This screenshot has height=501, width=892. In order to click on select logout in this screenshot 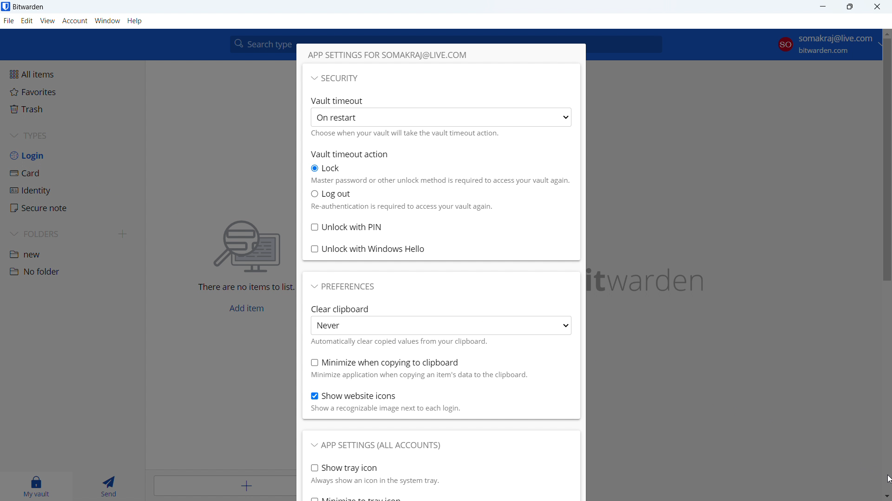, I will do `click(439, 199)`.